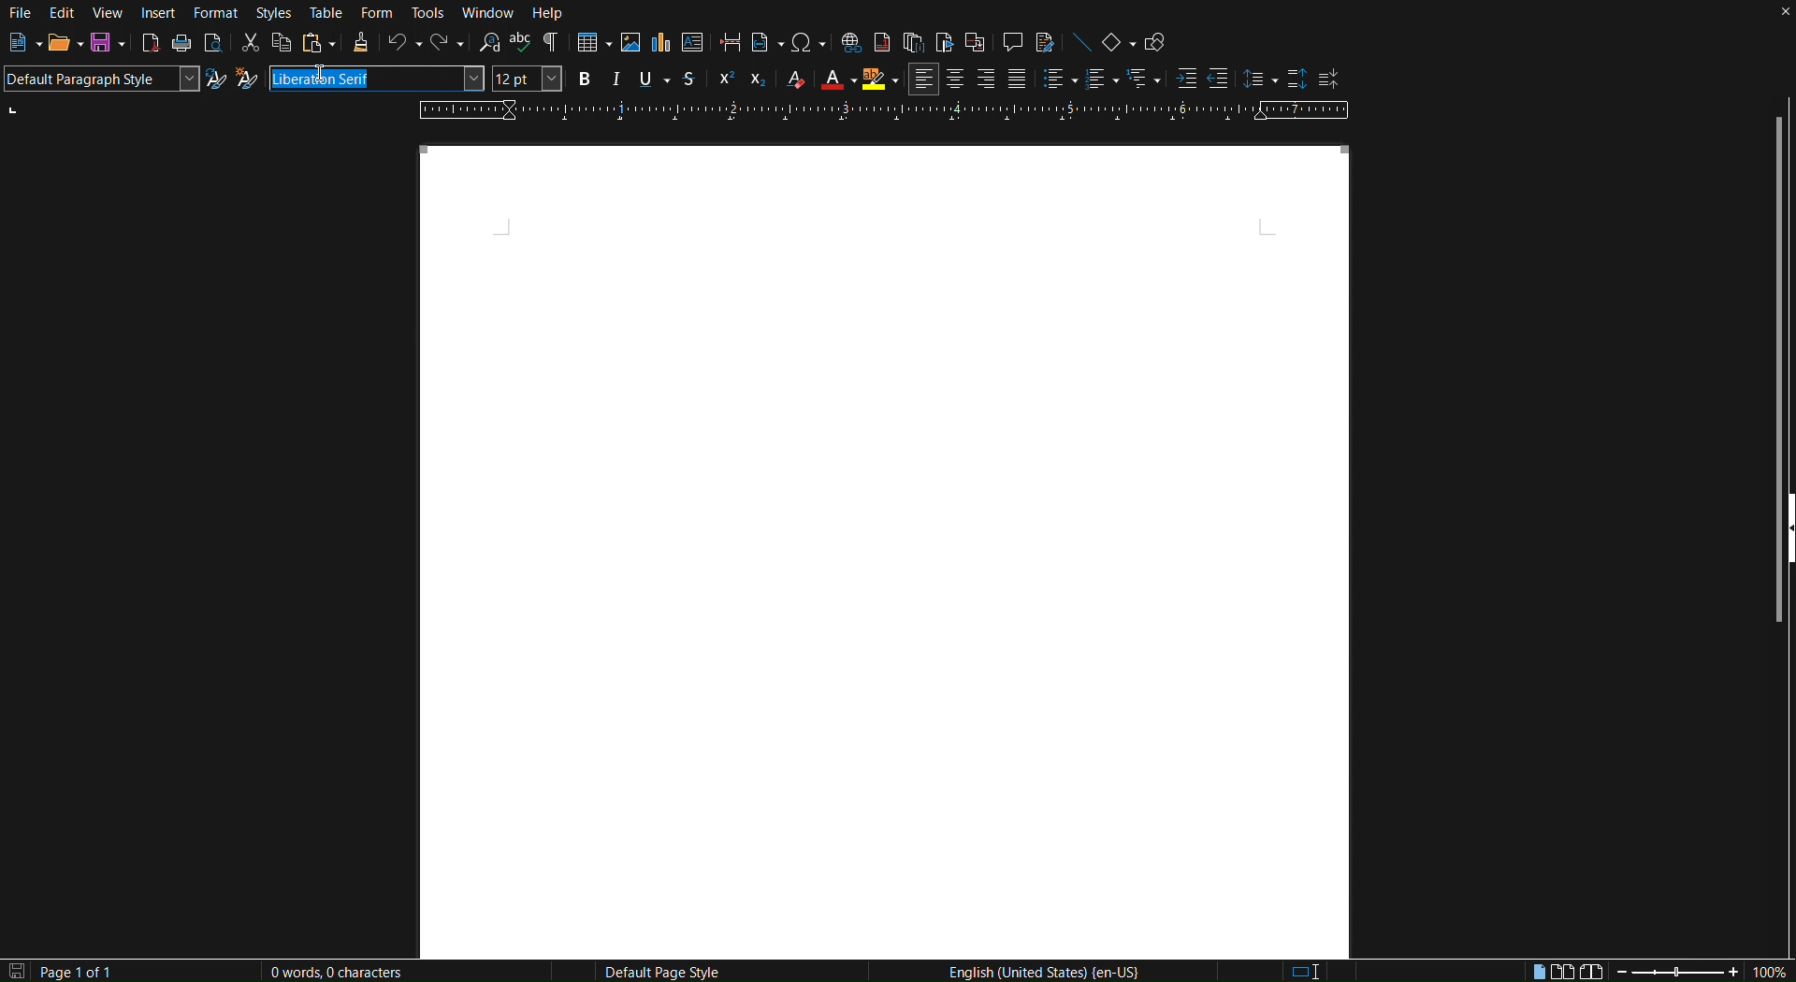  I want to click on Bold, so click(583, 79).